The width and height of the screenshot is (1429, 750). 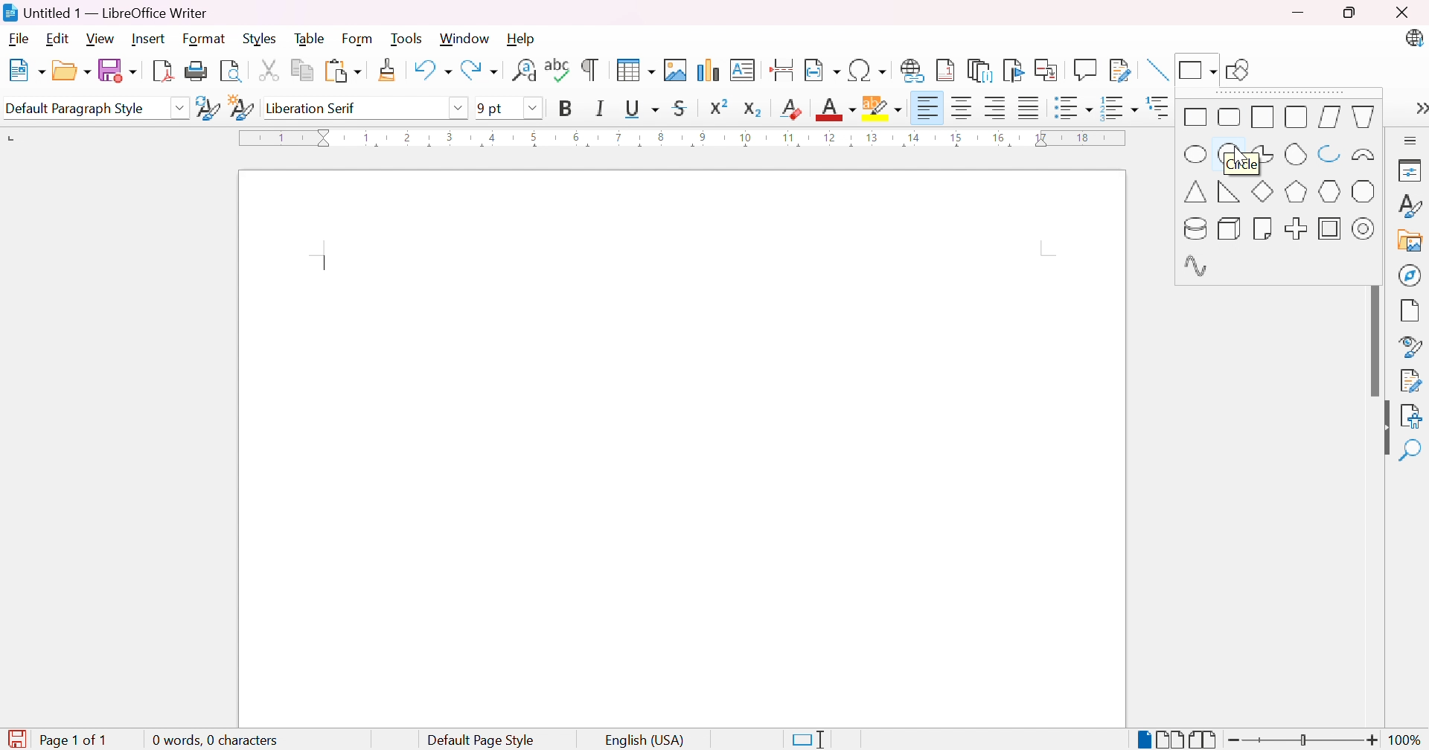 I want to click on Export as PDF, so click(x=162, y=71).